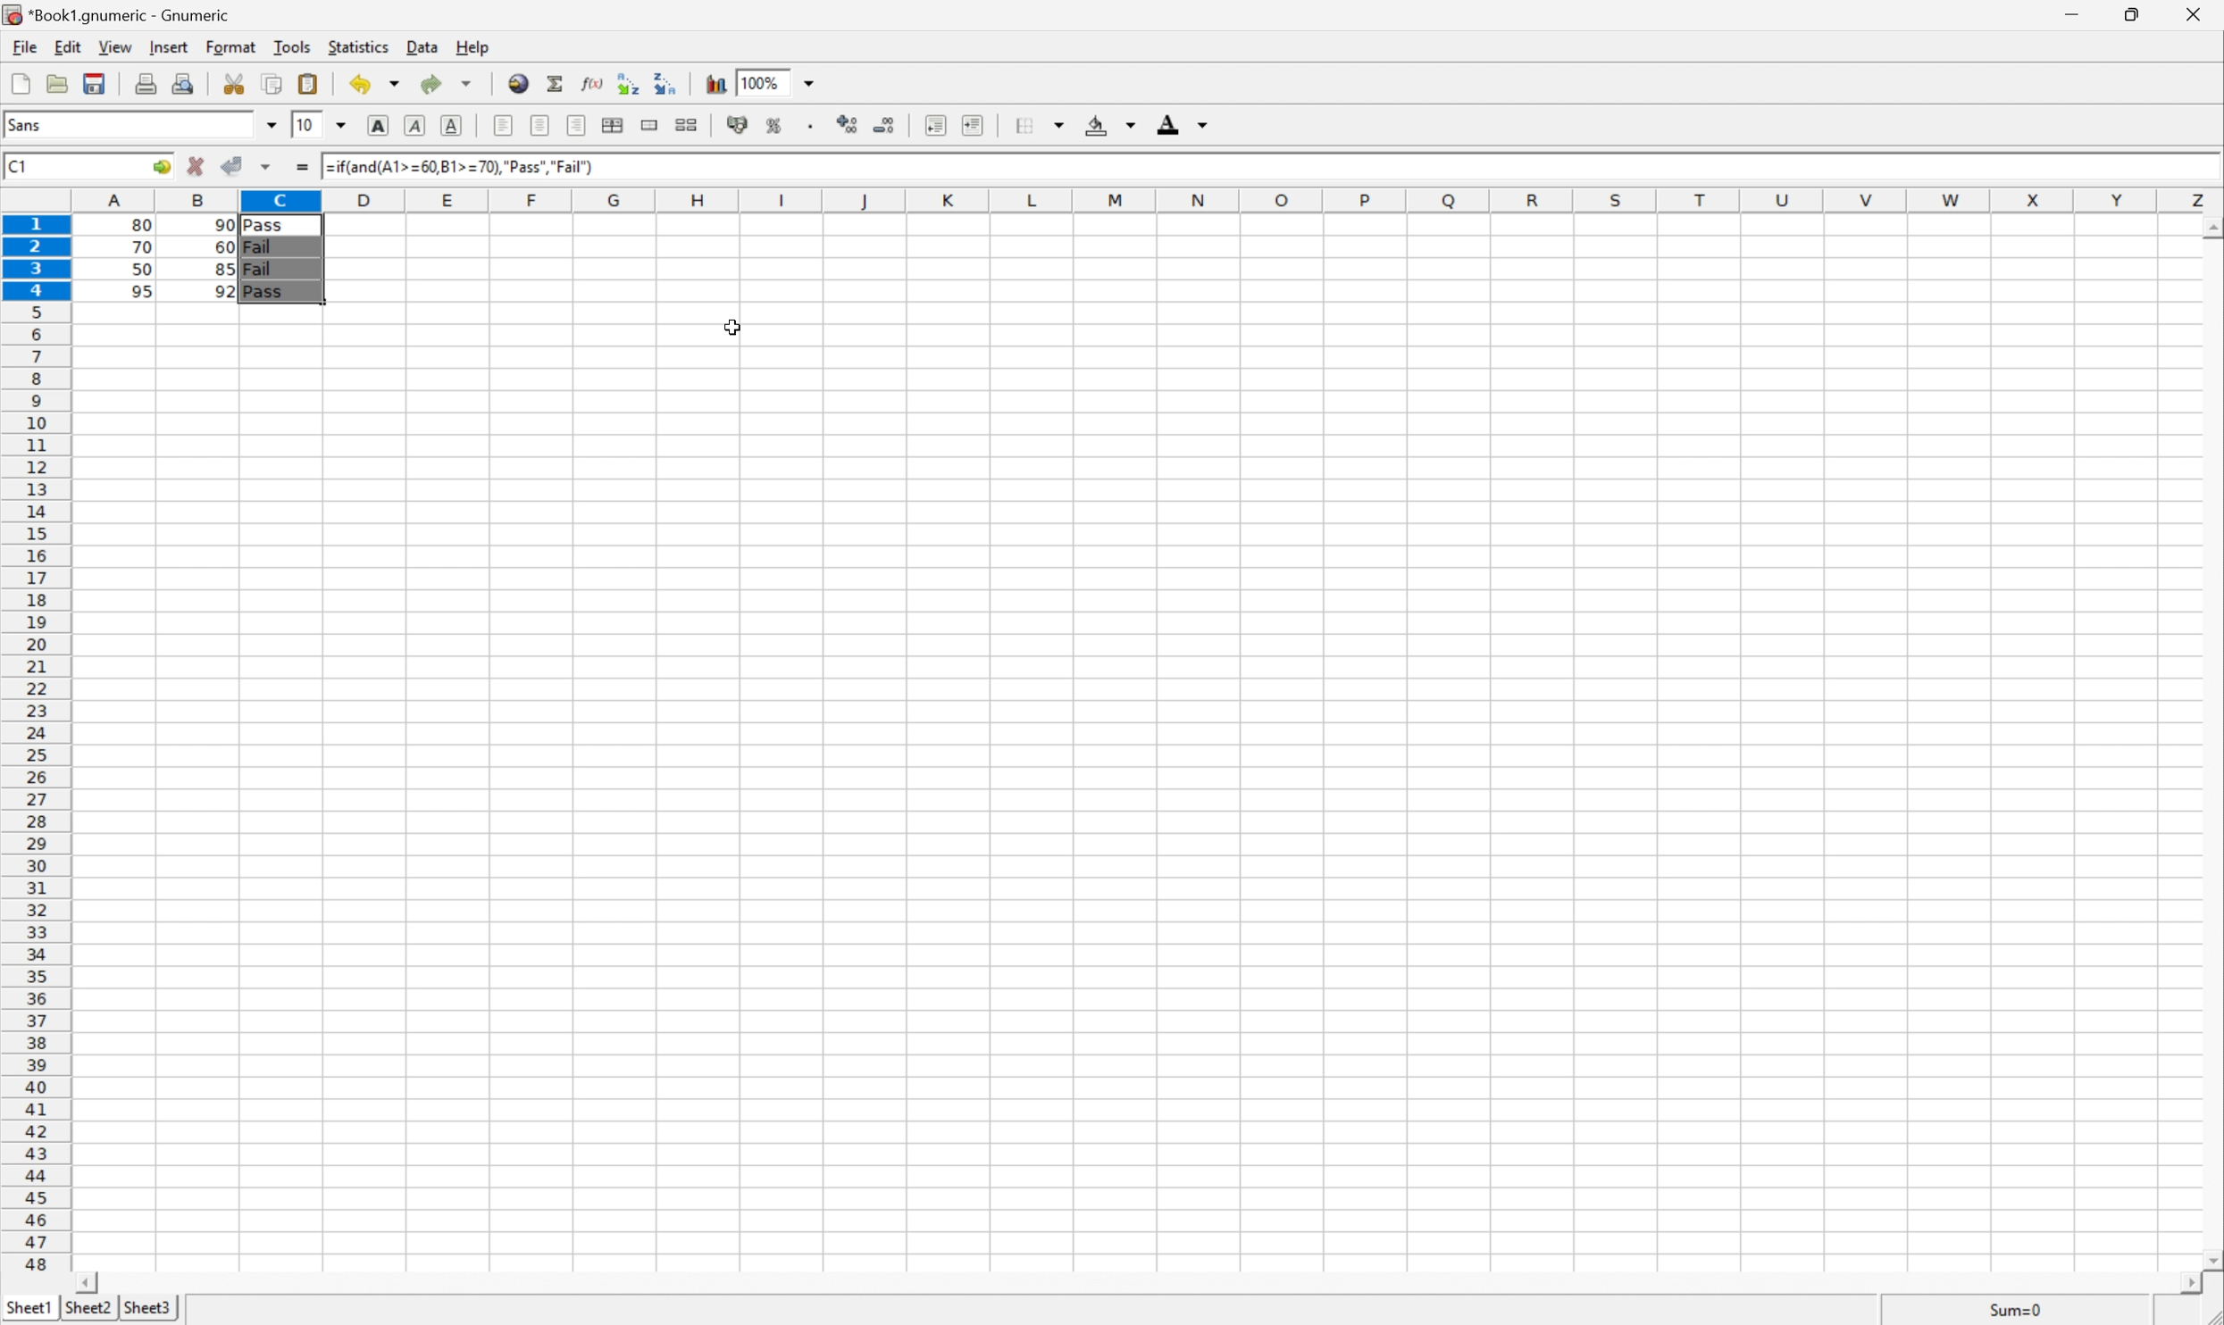 This screenshot has width=2224, height=1325. What do you see at coordinates (502, 126) in the screenshot?
I see `Align Right` at bounding box center [502, 126].